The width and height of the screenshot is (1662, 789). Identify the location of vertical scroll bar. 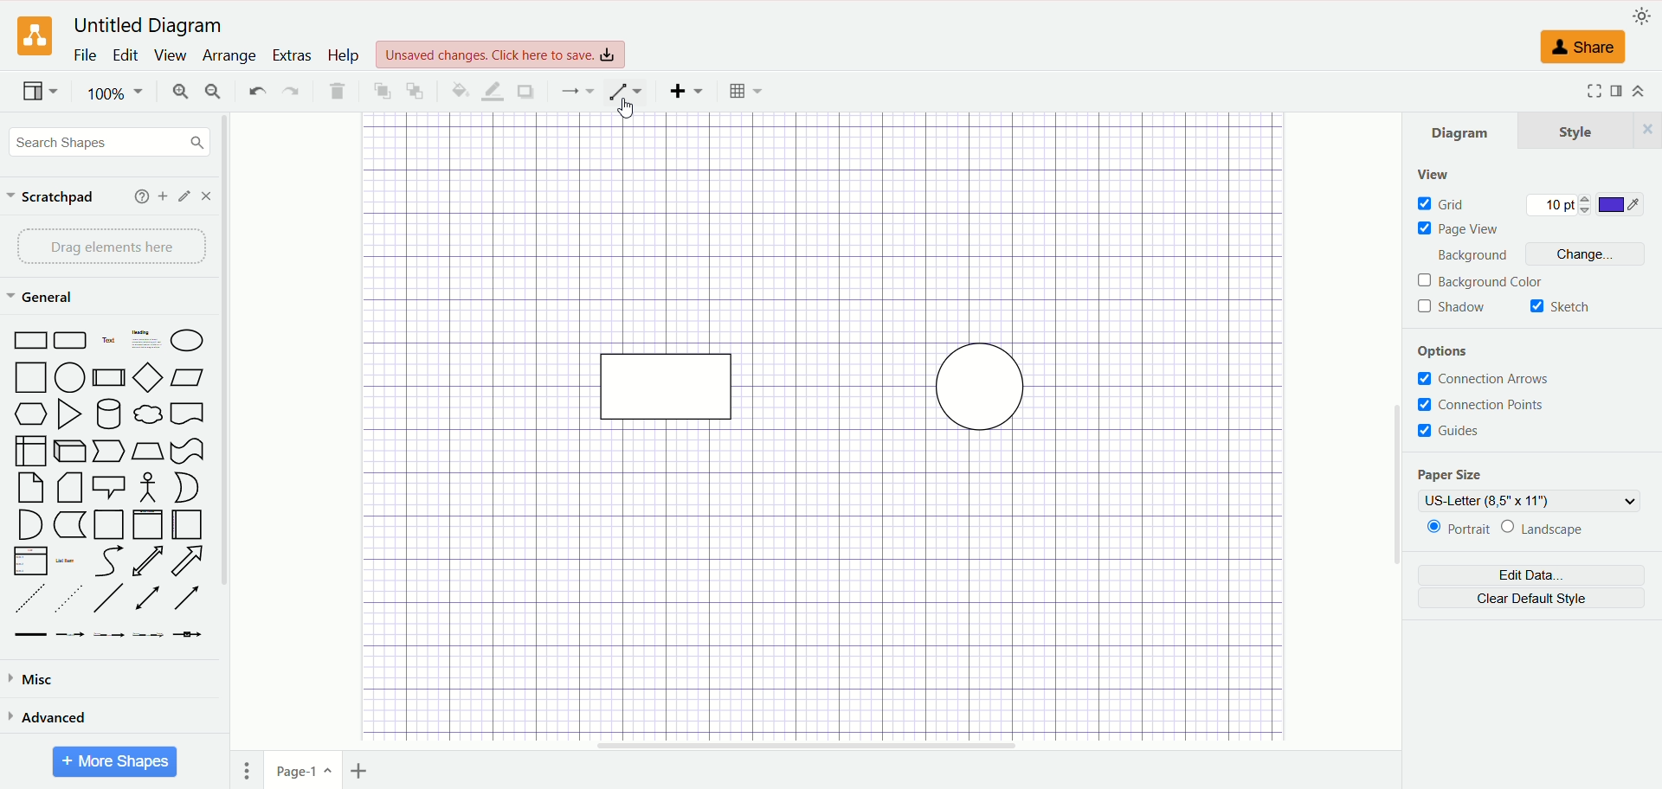
(231, 451).